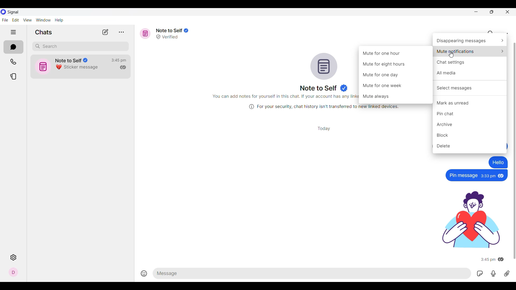 The width and height of the screenshot is (516, 290). I want to click on Section title, so click(44, 32).